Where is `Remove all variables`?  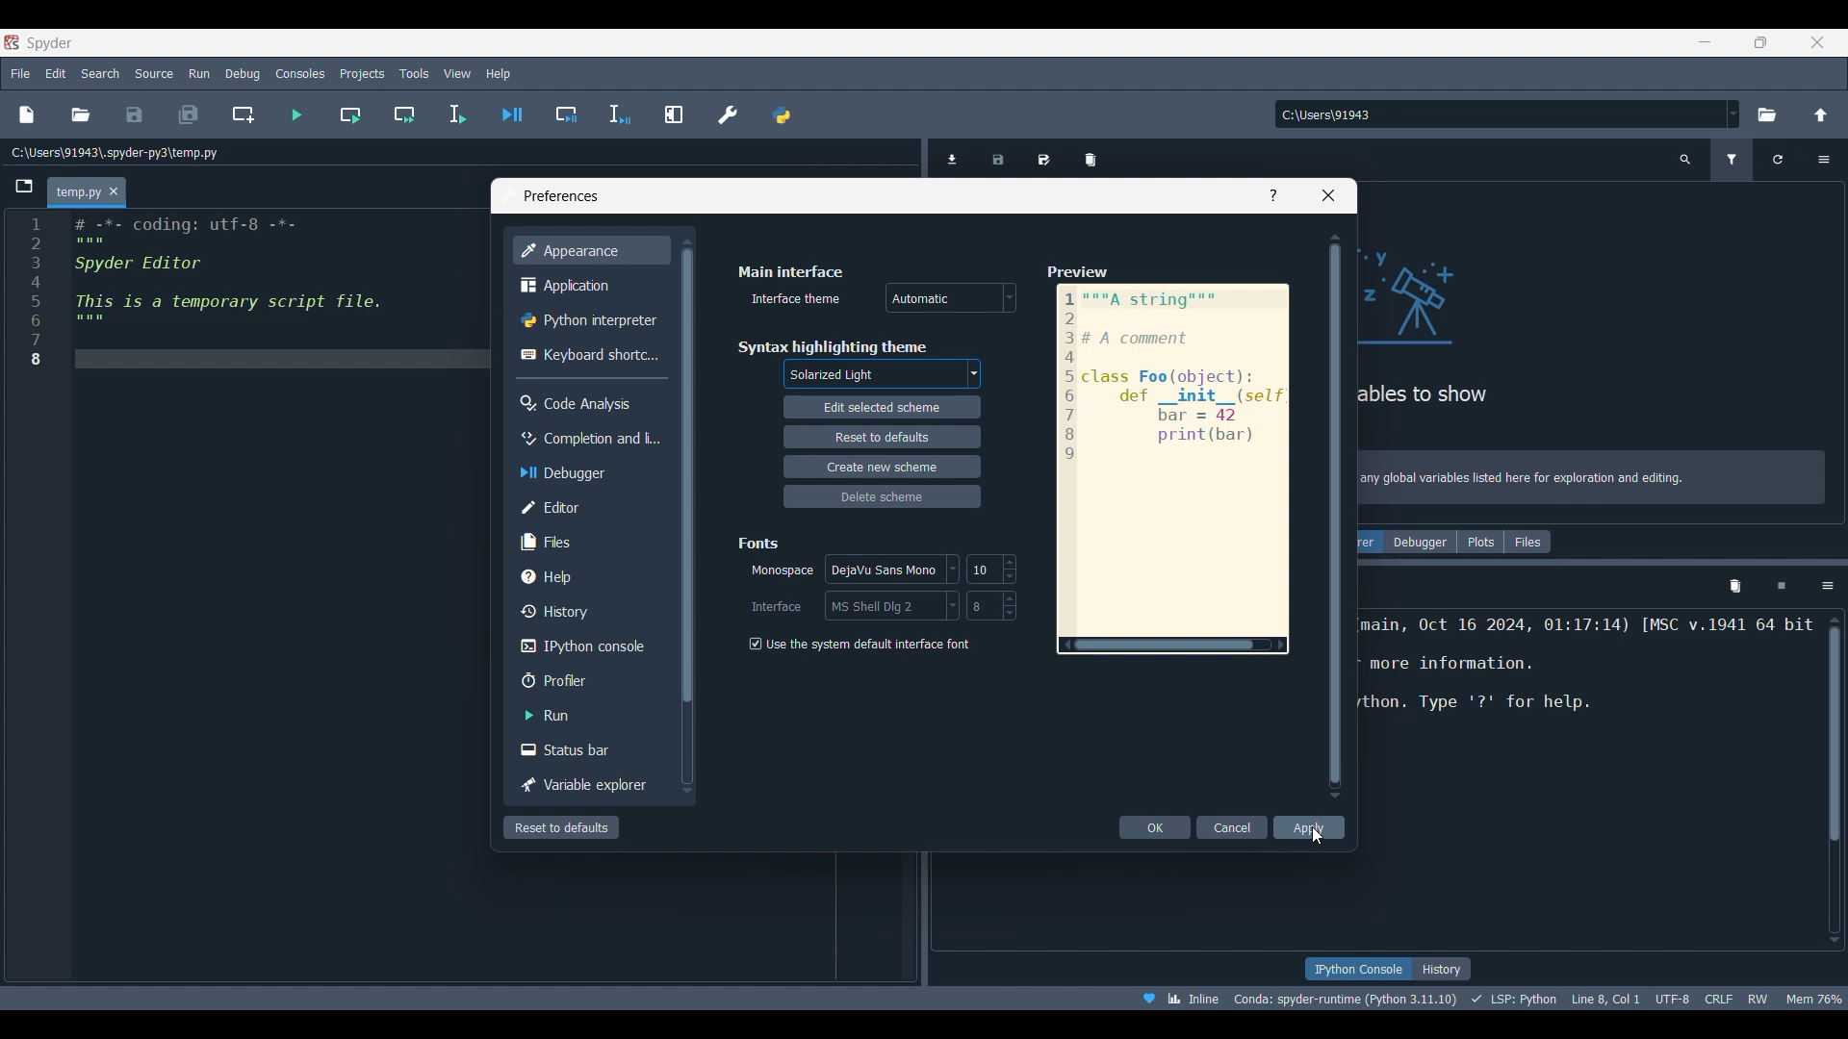 Remove all variables is located at coordinates (1091, 155).